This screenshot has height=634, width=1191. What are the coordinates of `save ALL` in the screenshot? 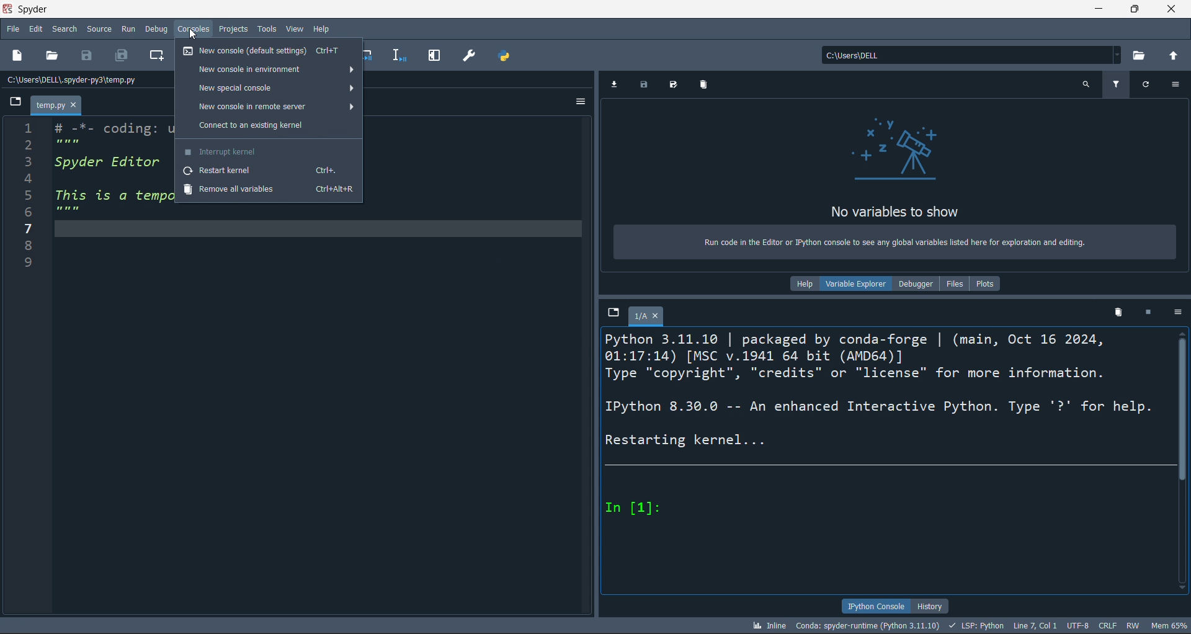 It's located at (121, 56).